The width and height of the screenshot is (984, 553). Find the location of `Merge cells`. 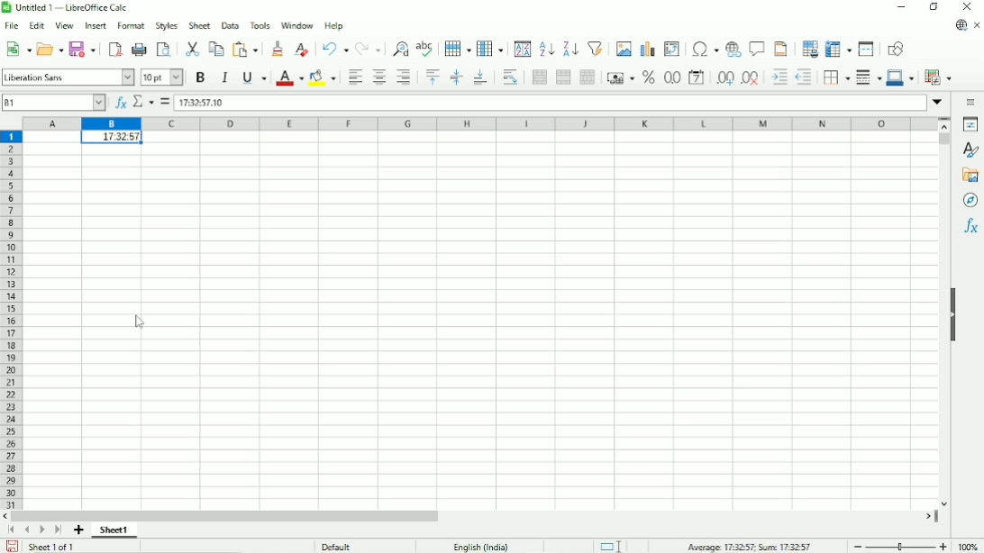

Merge cells is located at coordinates (563, 77).